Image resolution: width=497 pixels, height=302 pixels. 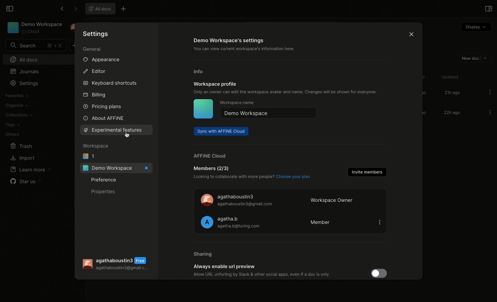 I want to click on Members, so click(x=251, y=173).